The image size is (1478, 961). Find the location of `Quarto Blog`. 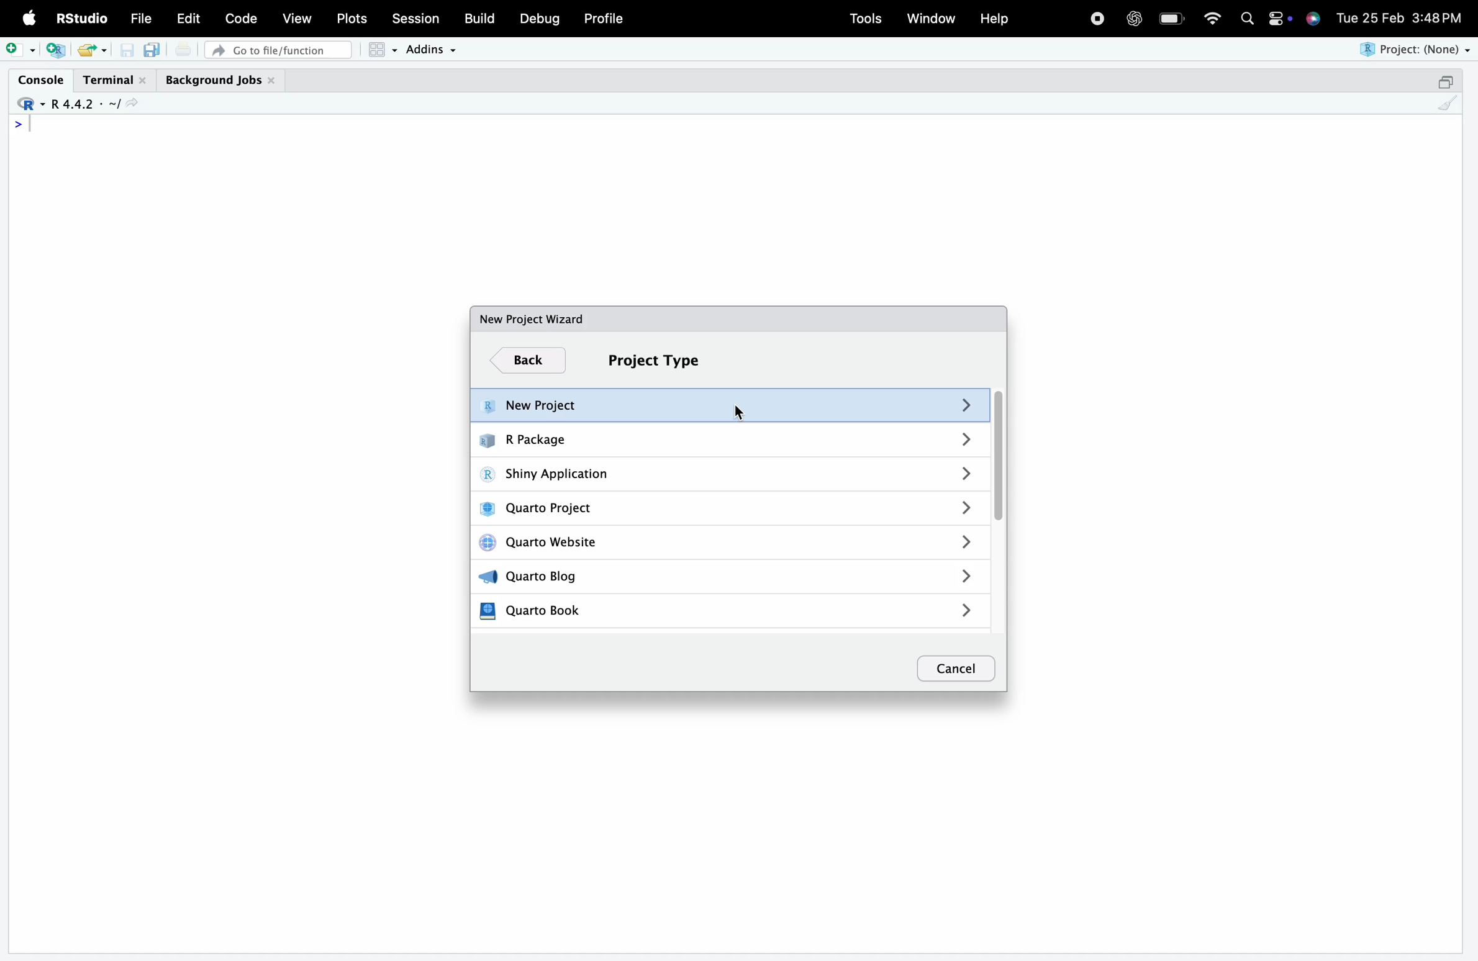

Quarto Blog is located at coordinates (730, 575).